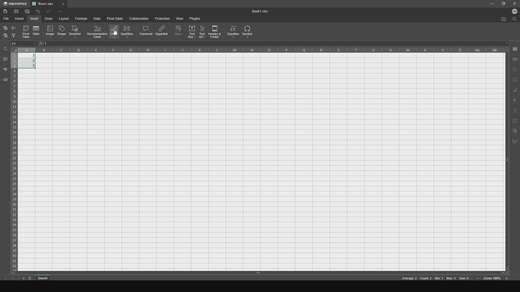 Image resolution: width=520 pixels, height=292 pixels. I want to click on pivot table, so click(116, 19).